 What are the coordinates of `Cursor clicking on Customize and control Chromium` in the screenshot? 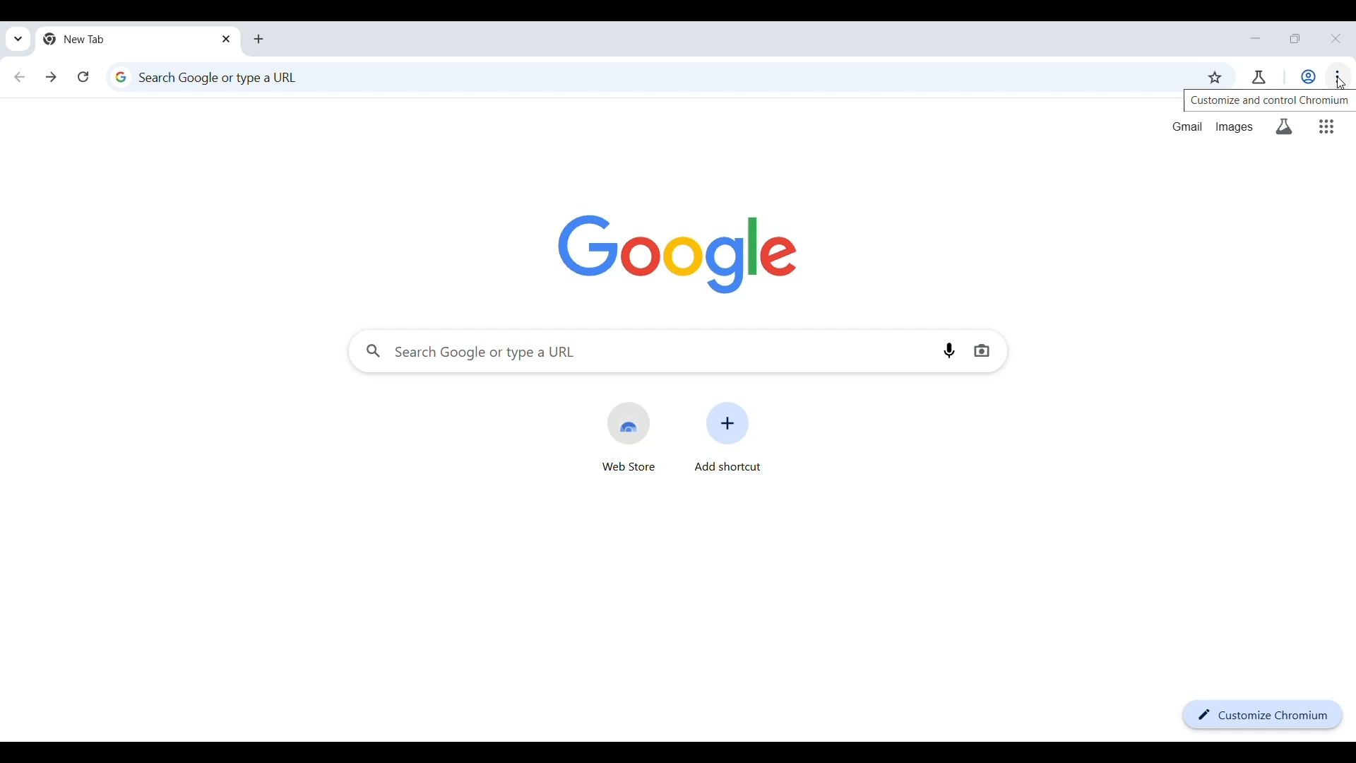 It's located at (1343, 82).